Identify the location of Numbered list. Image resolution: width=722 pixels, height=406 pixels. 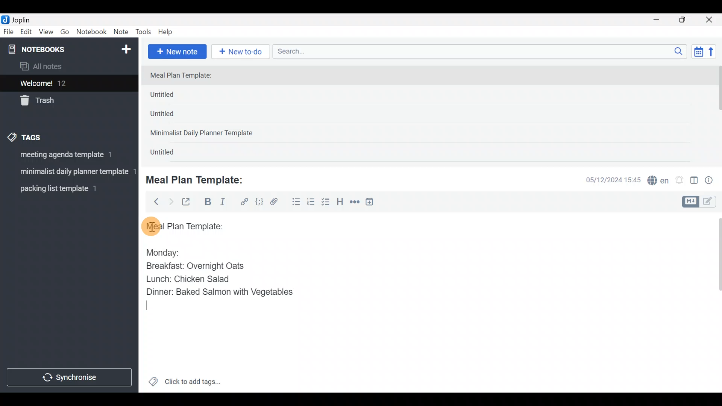
(311, 203).